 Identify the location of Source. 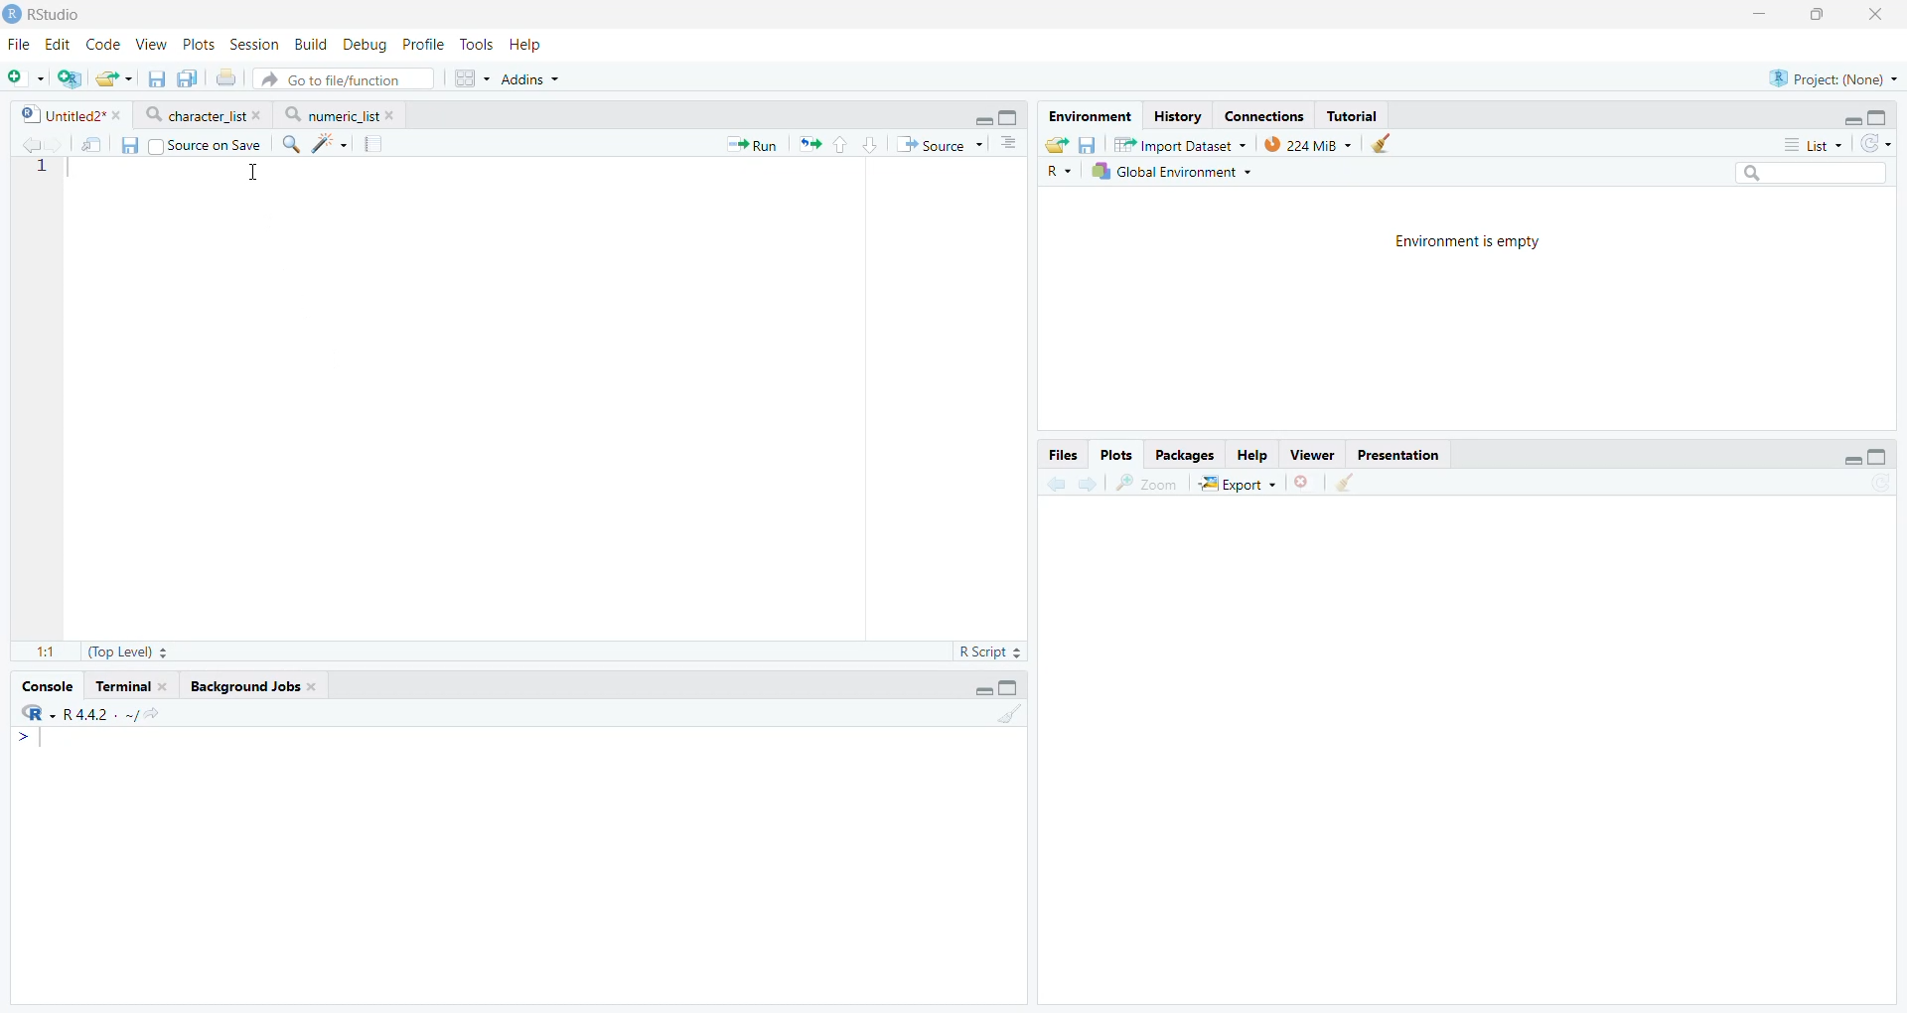
(937, 145).